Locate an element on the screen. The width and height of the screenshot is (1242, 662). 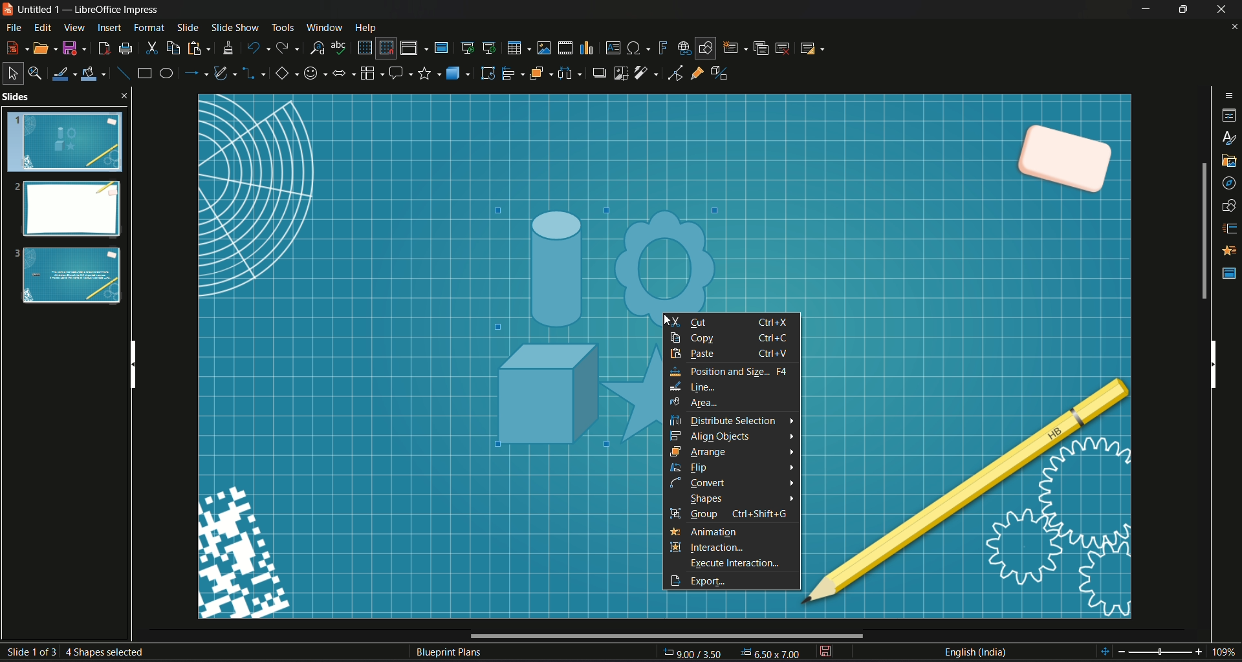
redo is located at coordinates (288, 47).